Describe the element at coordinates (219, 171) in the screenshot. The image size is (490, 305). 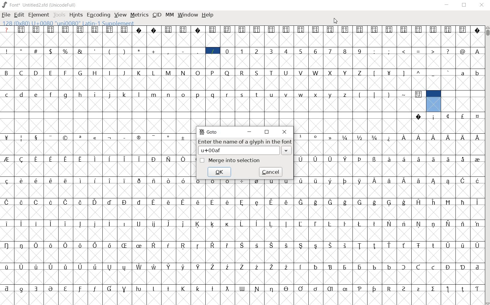
I see `Ok` at that location.